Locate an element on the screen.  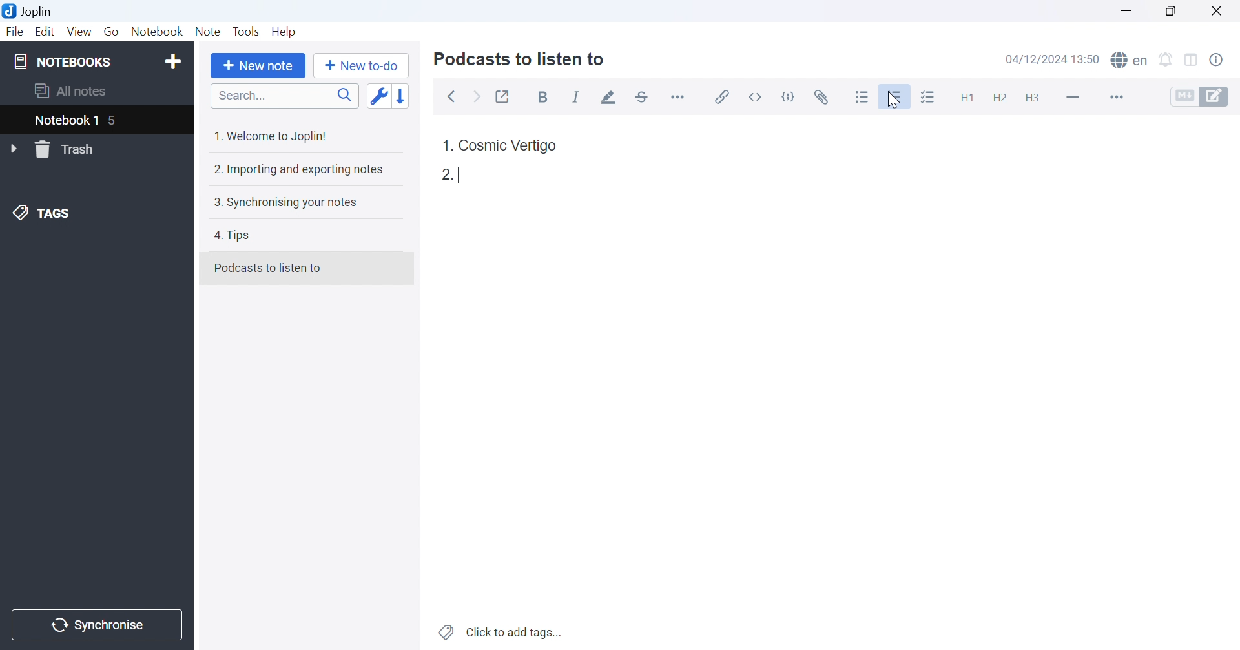
Click to add notes... is located at coordinates (502, 631).